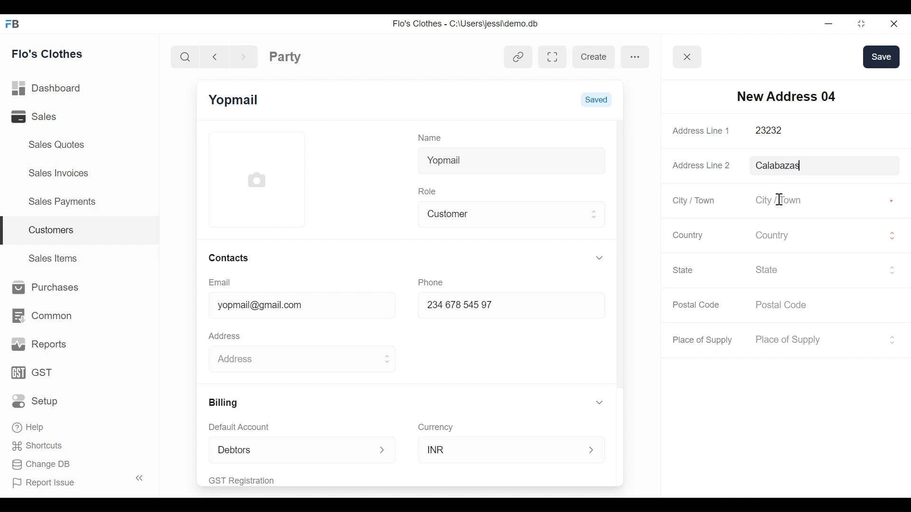  What do you see at coordinates (54, 257) in the screenshot?
I see `Sales Items` at bounding box center [54, 257].